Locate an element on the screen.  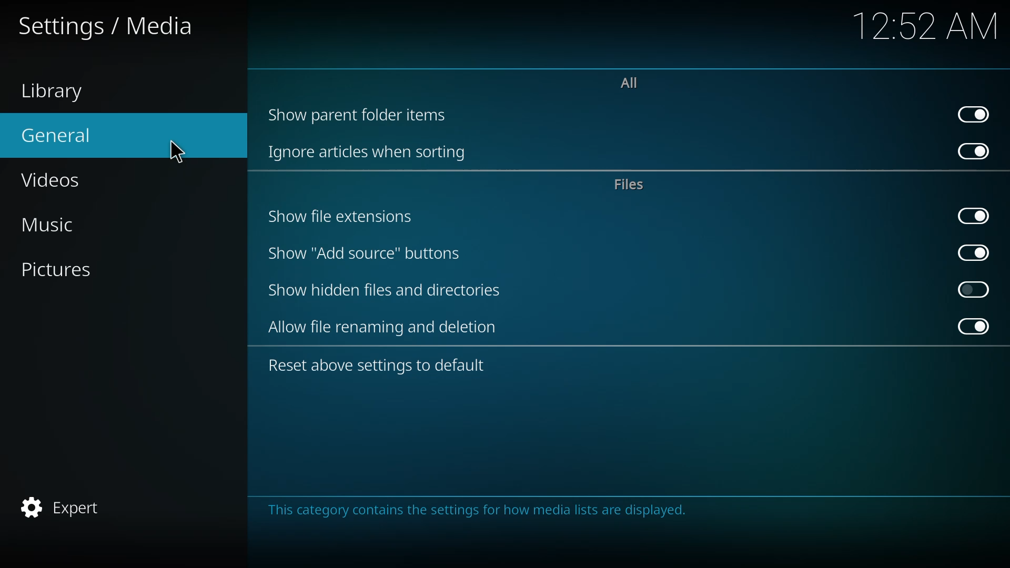
library is located at coordinates (58, 93).